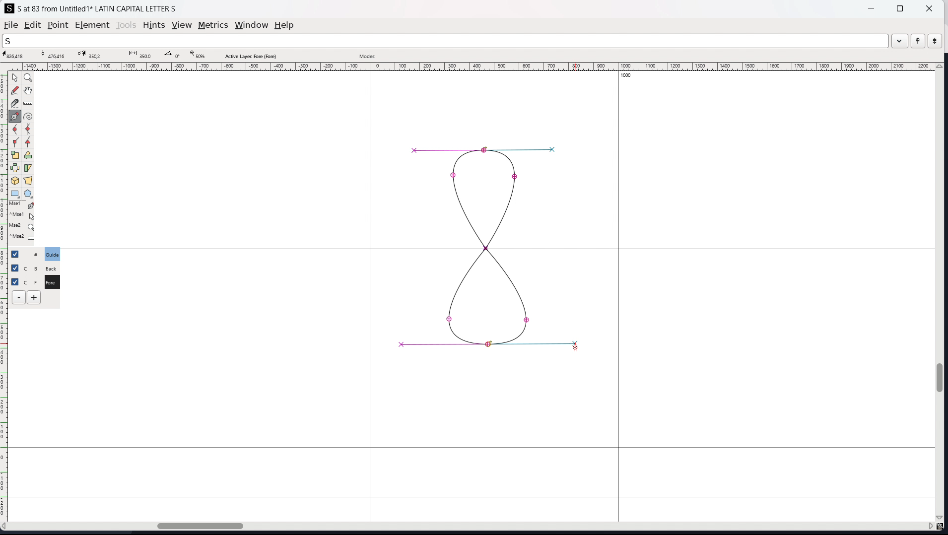  What do you see at coordinates (15, 155) in the screenshot?
I see `scale the selection` at bounding box center [15, 155].